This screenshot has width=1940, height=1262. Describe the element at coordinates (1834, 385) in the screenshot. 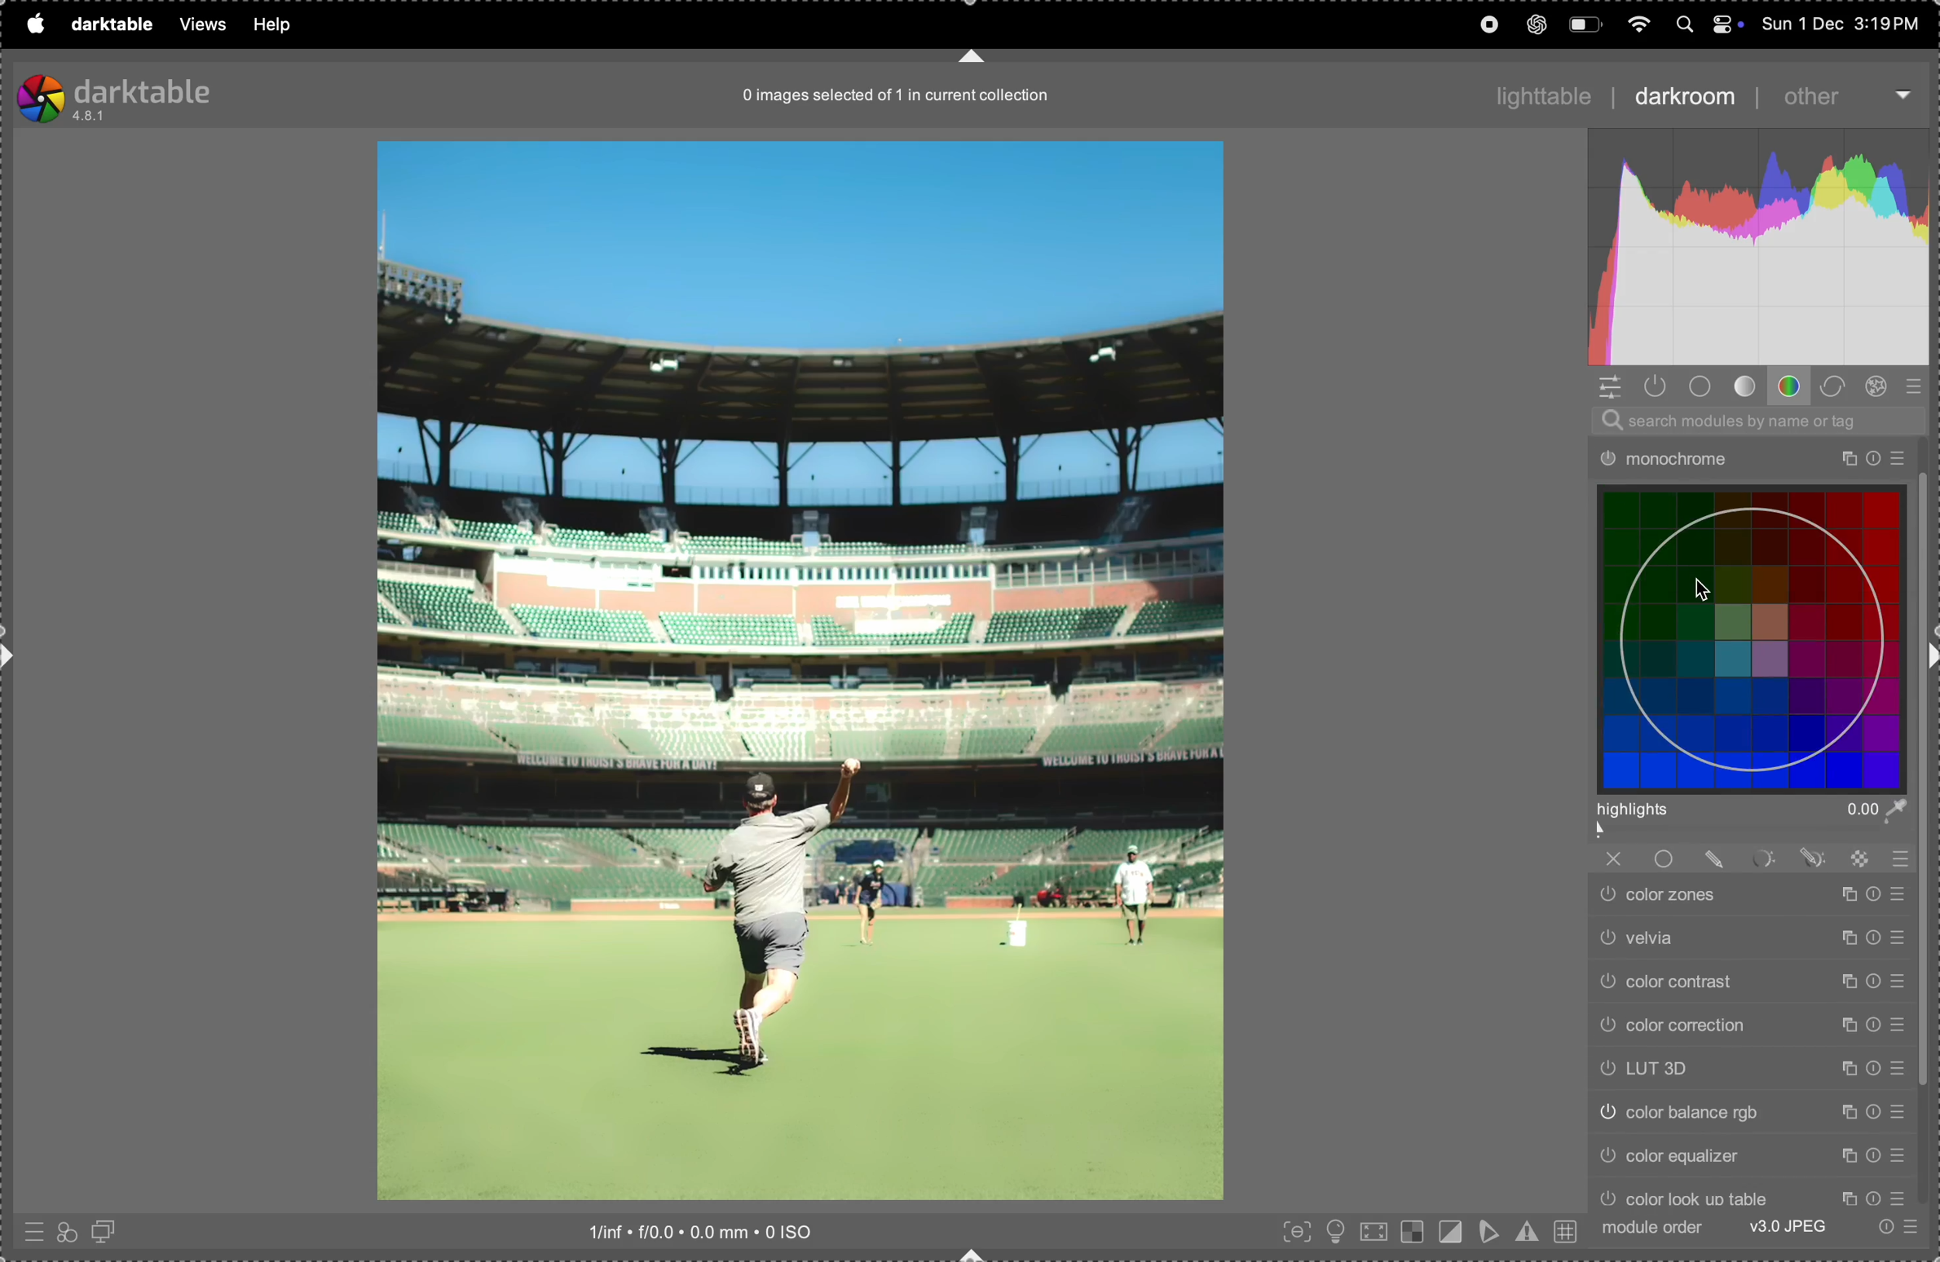

I see `correct` at that location.